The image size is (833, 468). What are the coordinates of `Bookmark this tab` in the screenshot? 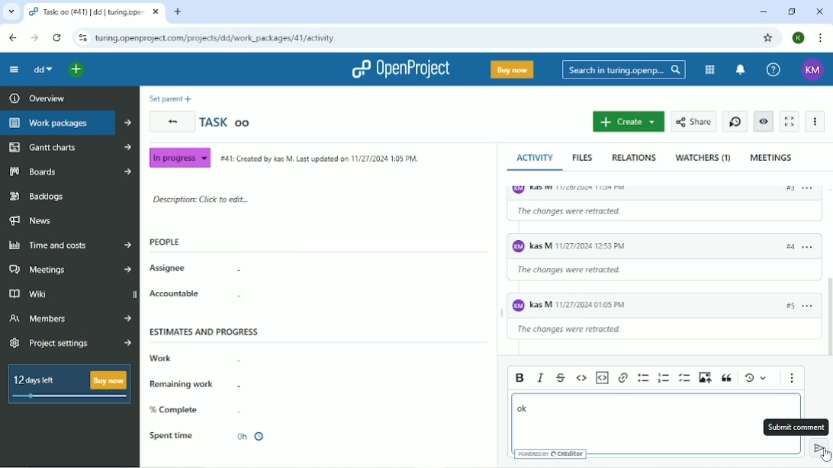 It's located at (768, 37).